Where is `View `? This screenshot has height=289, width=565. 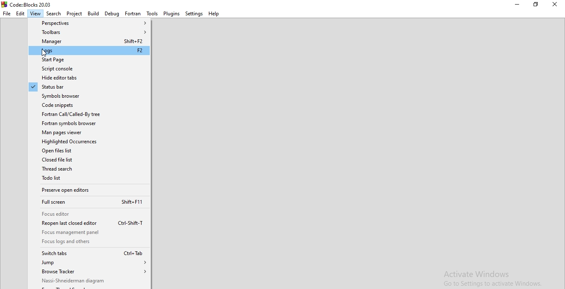 View  is located at coordinates (36, 13).